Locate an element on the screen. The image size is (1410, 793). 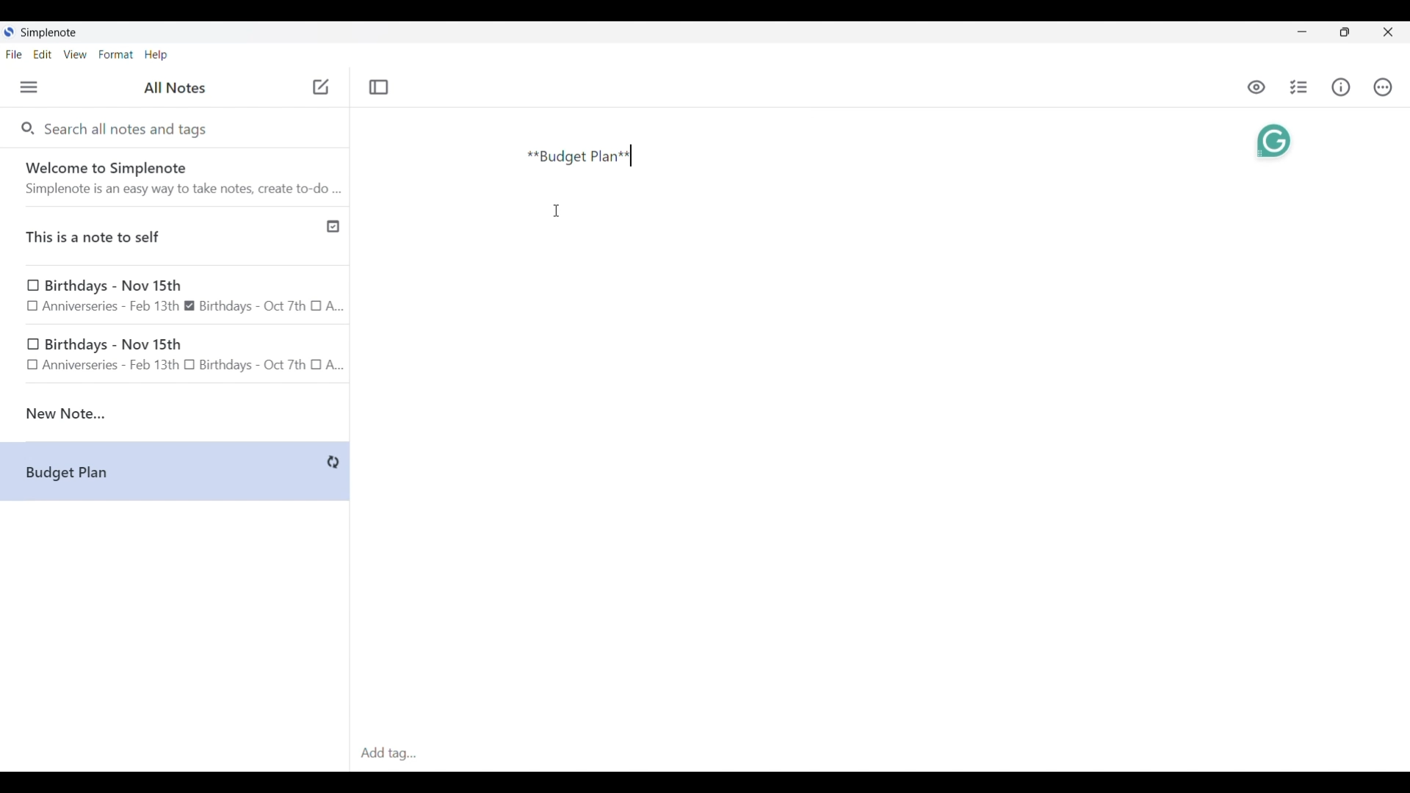
Menu is located at coordinates (29, 87).